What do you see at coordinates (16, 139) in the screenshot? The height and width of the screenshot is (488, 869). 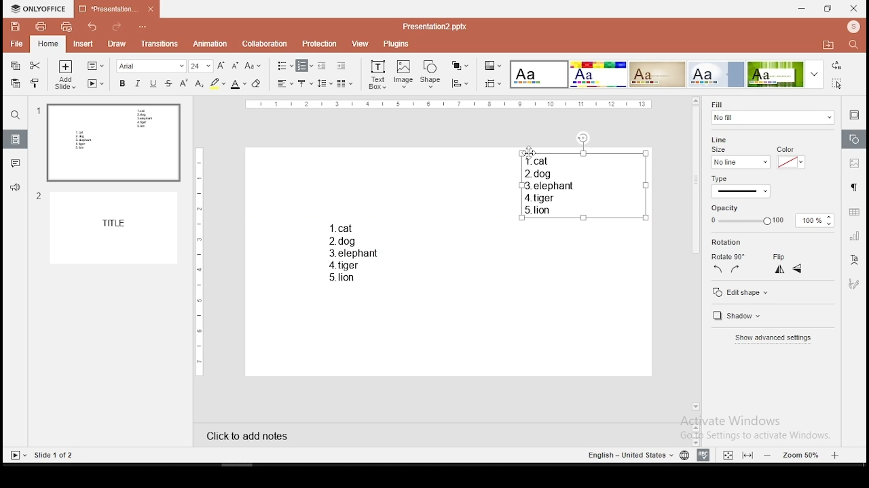 I see `slides` at bounding box center [16, 139].